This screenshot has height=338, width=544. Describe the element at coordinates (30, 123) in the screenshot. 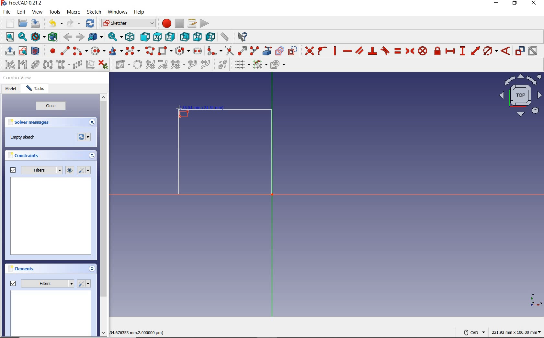

I see `solver messages` at that location.